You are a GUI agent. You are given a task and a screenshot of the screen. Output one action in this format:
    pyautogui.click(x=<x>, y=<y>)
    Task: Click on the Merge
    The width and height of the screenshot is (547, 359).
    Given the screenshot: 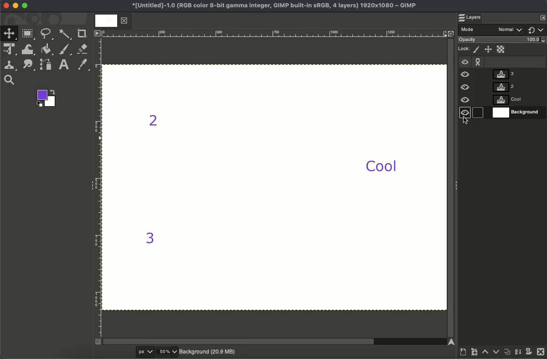 What is the action you would take?
    pyautogui.click(x=517, y=354)
    